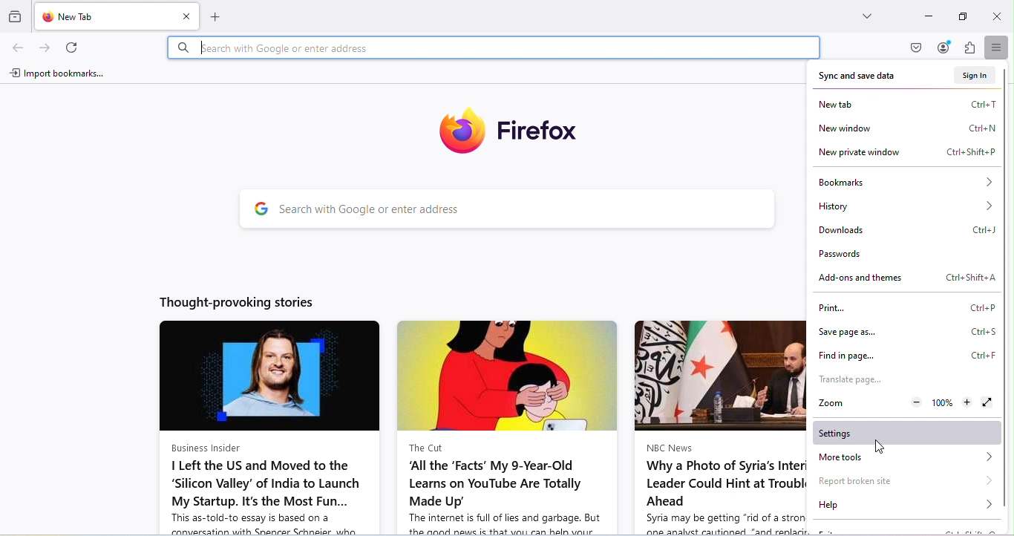 This screenshot has width=1014, height=536. What do you see at coordinates (877, 447) in the screenshot?
I see `cursor` at bounding box center [877, 447].